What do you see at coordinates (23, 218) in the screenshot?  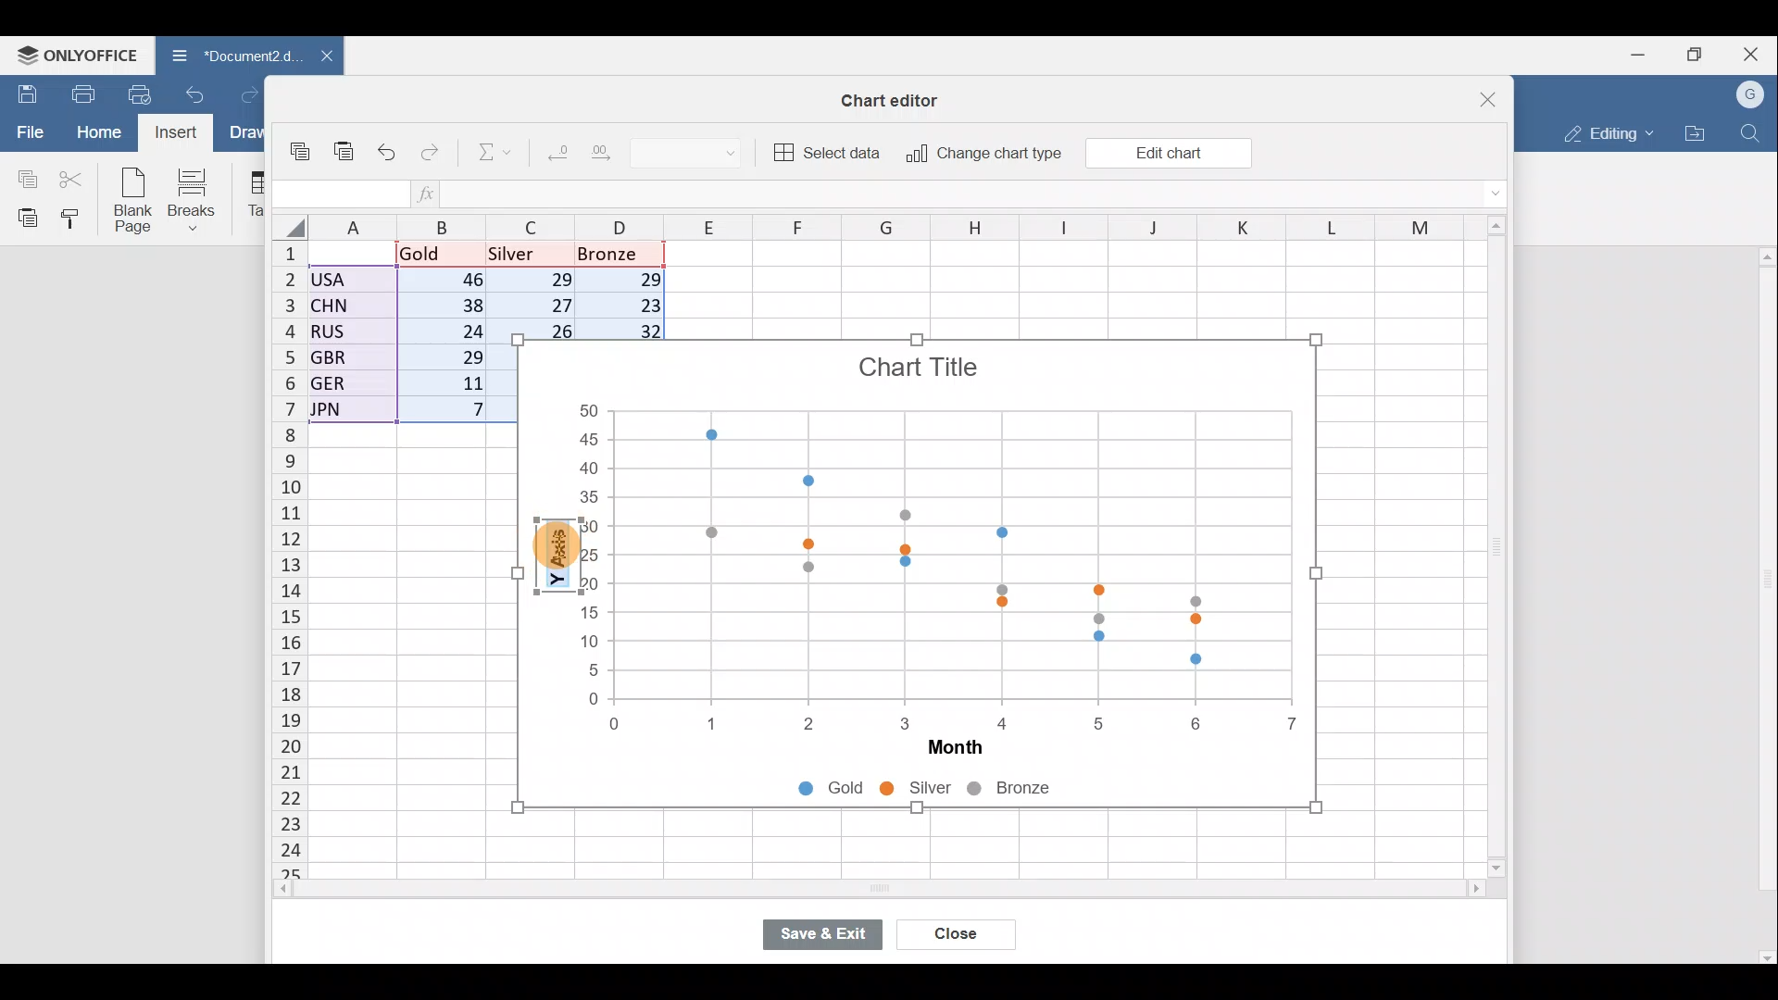 I see `Paste` at bounding box center [23, 218].